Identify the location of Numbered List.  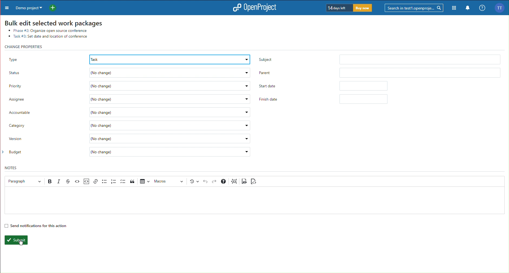
(114, 181).